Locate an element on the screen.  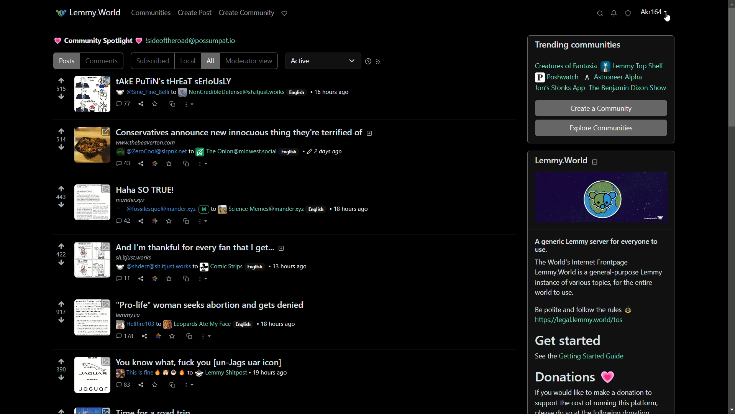
upvote is located at coordinates (61, 80).